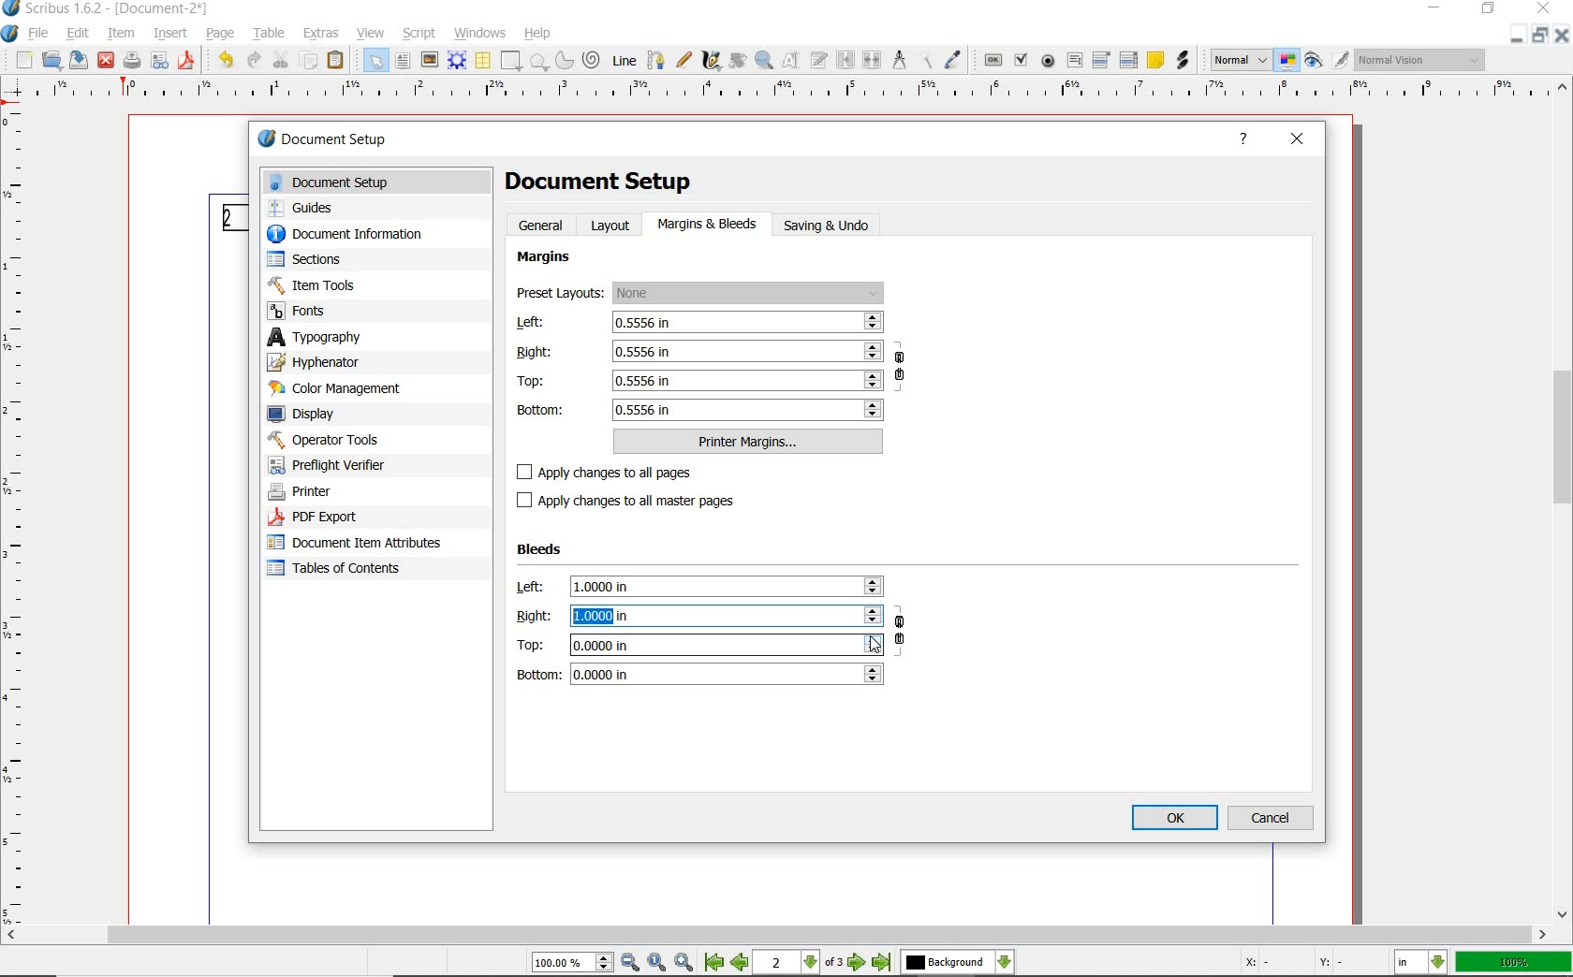 This screenshot has width=1573, height=977. What do you see at coordinates (130, 60) in the screenshot?
I see `print` at bounding box center [130, 60].